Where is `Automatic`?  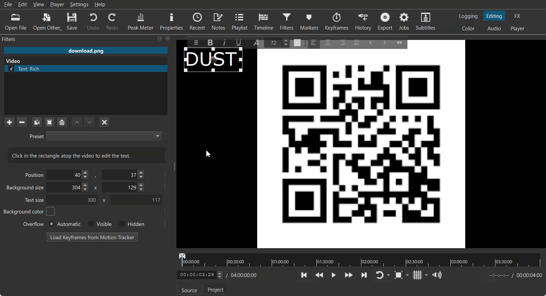
Automatic is located at coordinates (64, 224).